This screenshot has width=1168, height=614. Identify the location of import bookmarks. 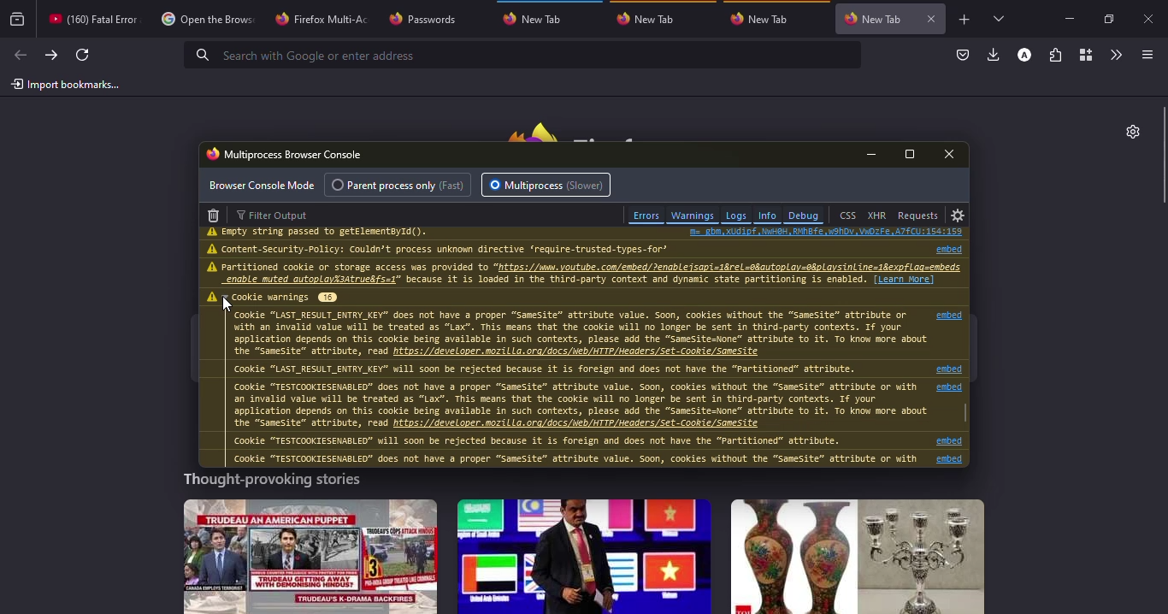
(66, 85).